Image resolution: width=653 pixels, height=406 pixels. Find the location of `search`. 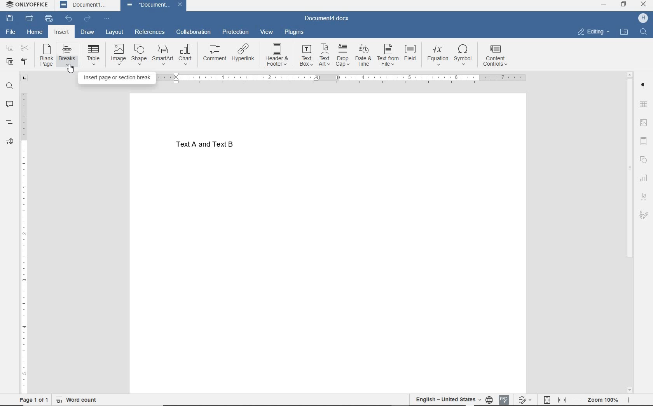

search is located at coordinates (641, 32).